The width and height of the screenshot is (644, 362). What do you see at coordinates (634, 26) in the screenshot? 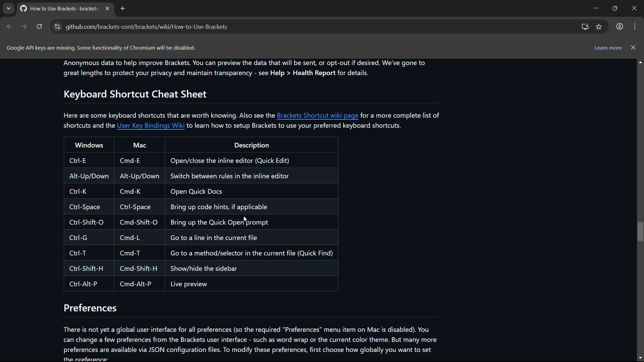
I see `more options` at bounding box center [634, 26].